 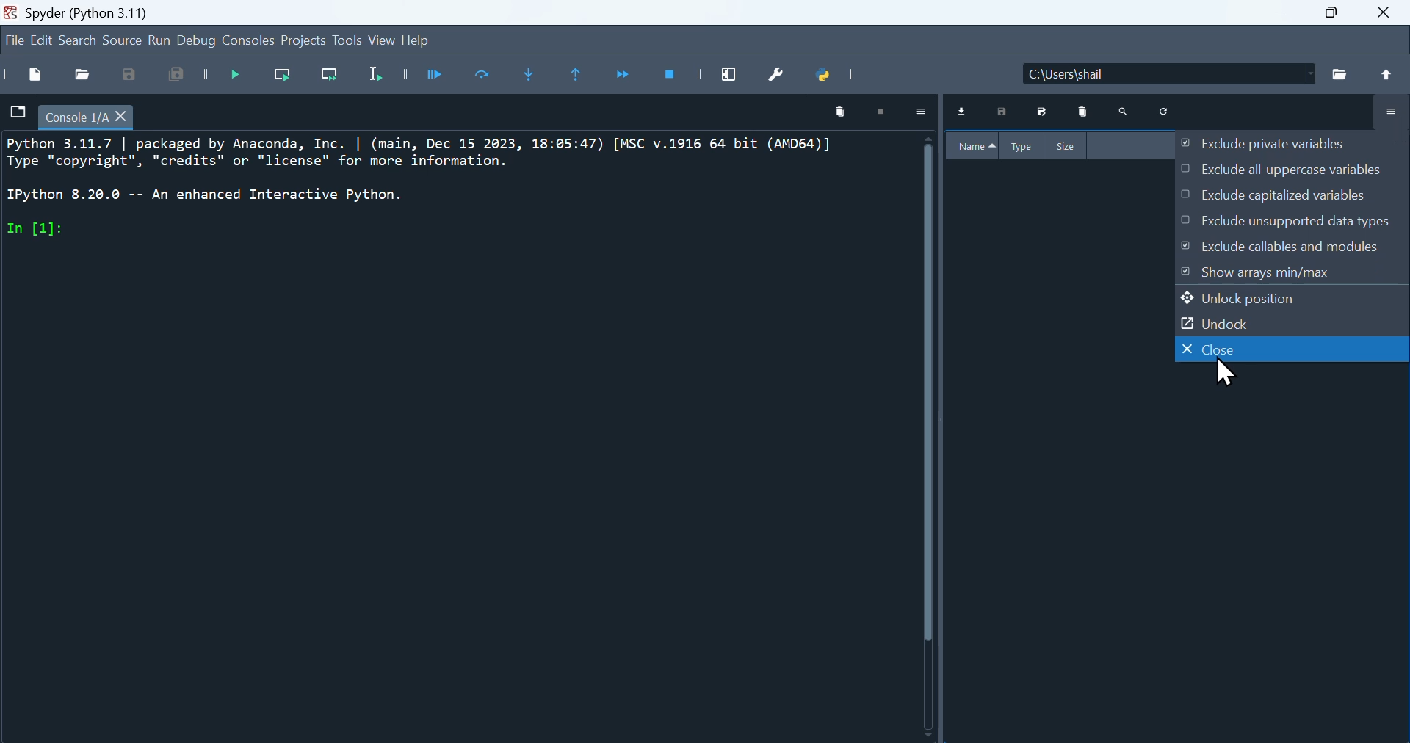 I want to click on Exclude unsupported data types, so click(x=1290, y=224).